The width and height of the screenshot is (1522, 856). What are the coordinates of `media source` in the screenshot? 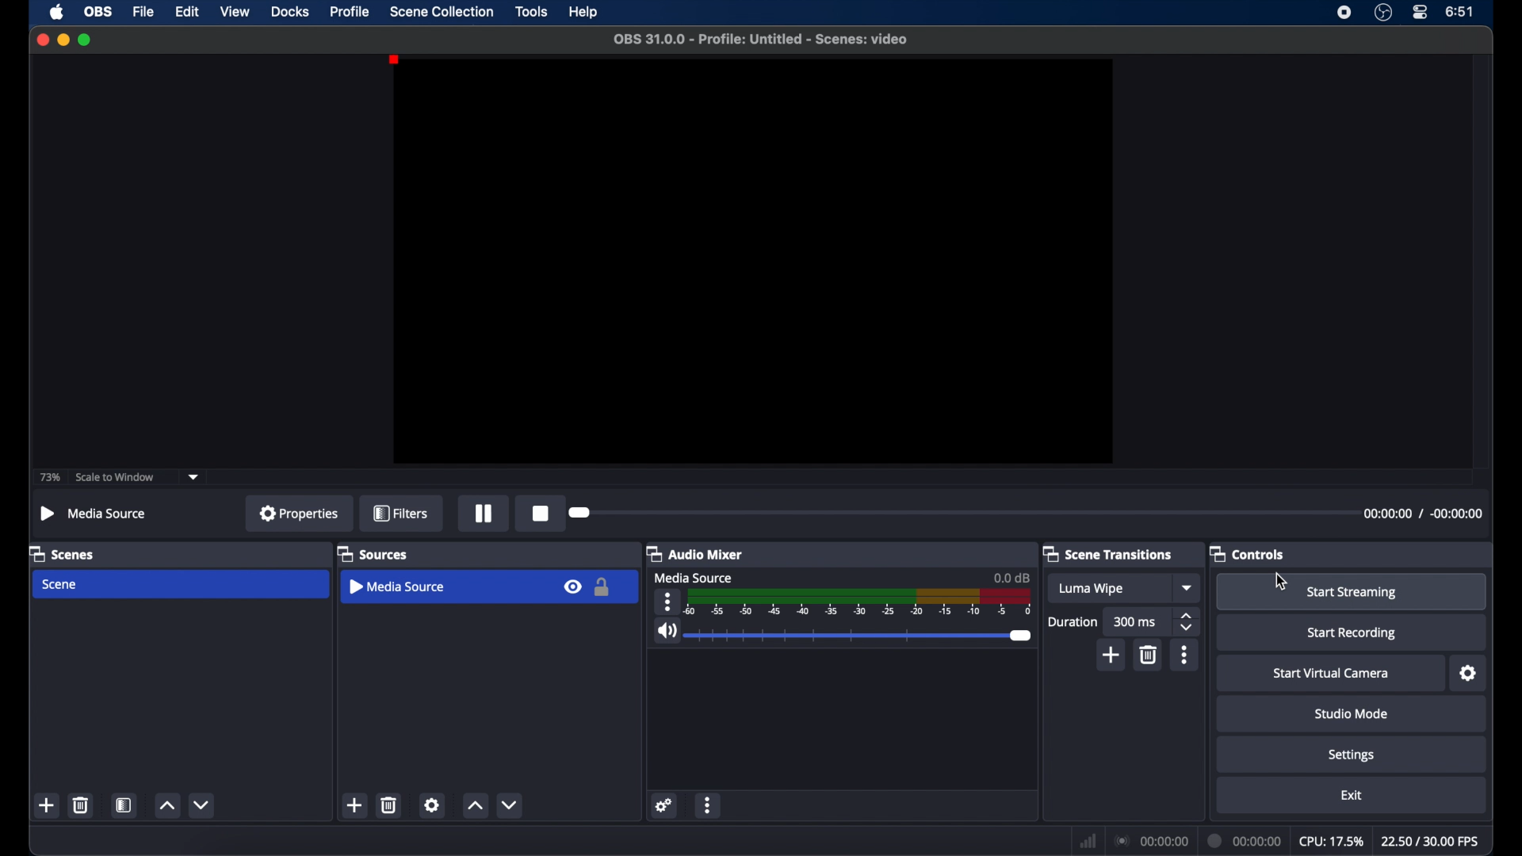 It's located at (400, 587).